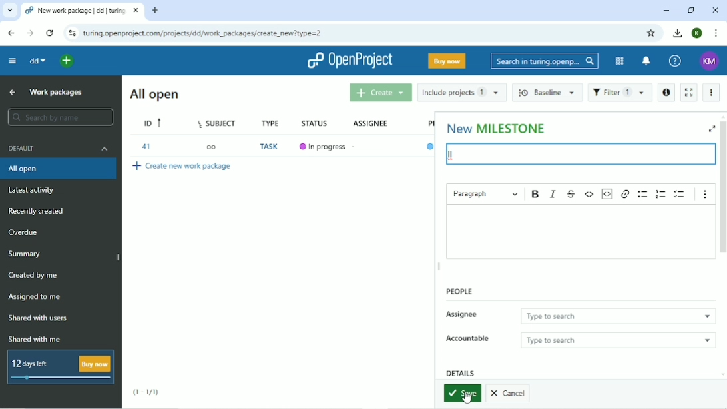 The height and width of the screenshot is (409, 727). What do you see at coordinates (211, 146) in the screenshot?
I see `oo` at bounding box center [211, 146].